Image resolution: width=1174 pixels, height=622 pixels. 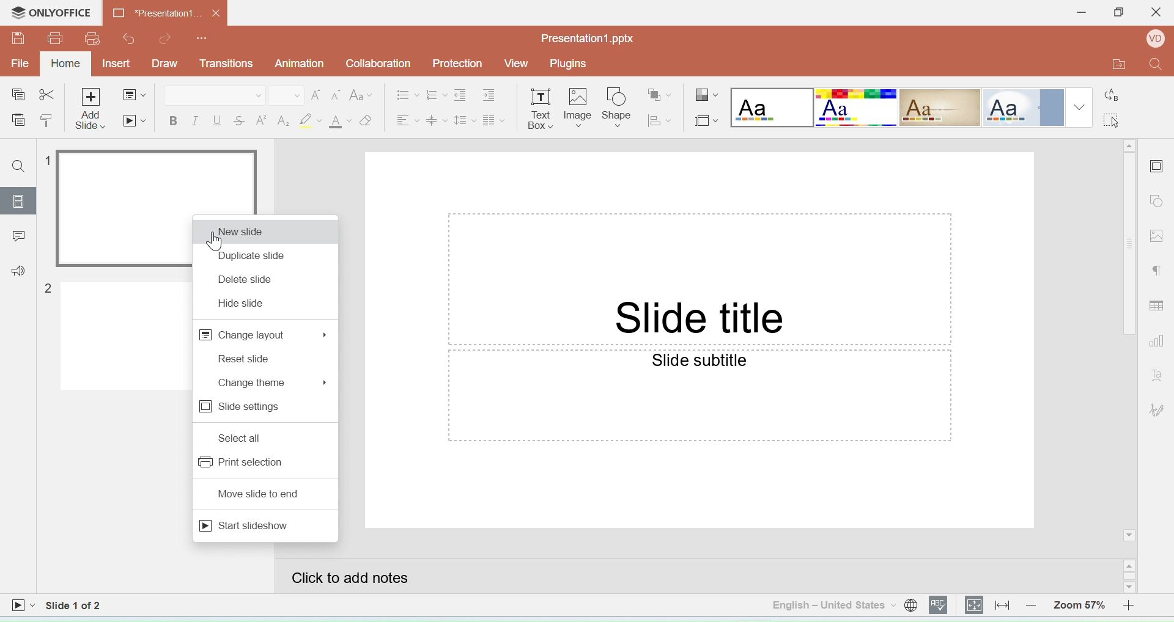 I want to click on Number spacing, so click(x=437, y=93).